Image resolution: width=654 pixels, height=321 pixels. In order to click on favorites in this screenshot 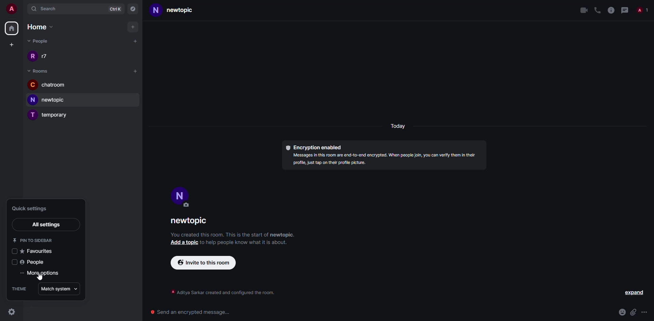, I will do `click(38, 252)`.